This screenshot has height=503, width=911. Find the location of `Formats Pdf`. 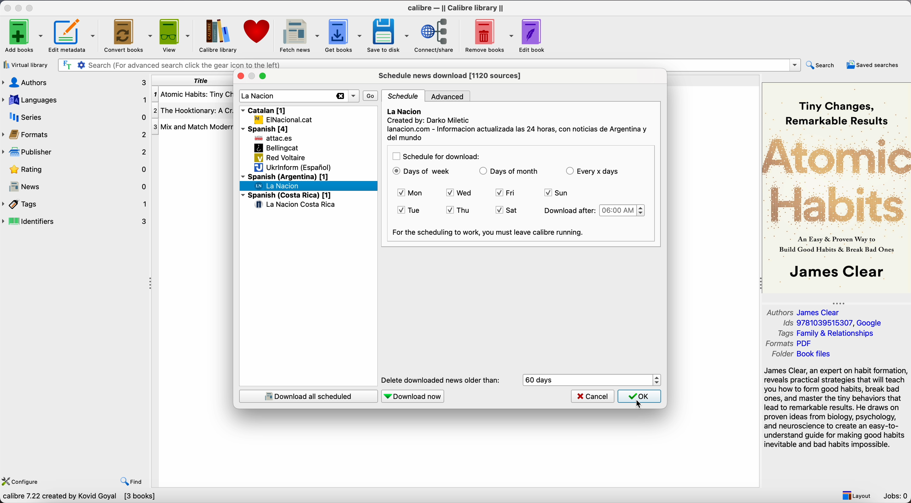

Formats Pdf is located at coordinates (790, 344).